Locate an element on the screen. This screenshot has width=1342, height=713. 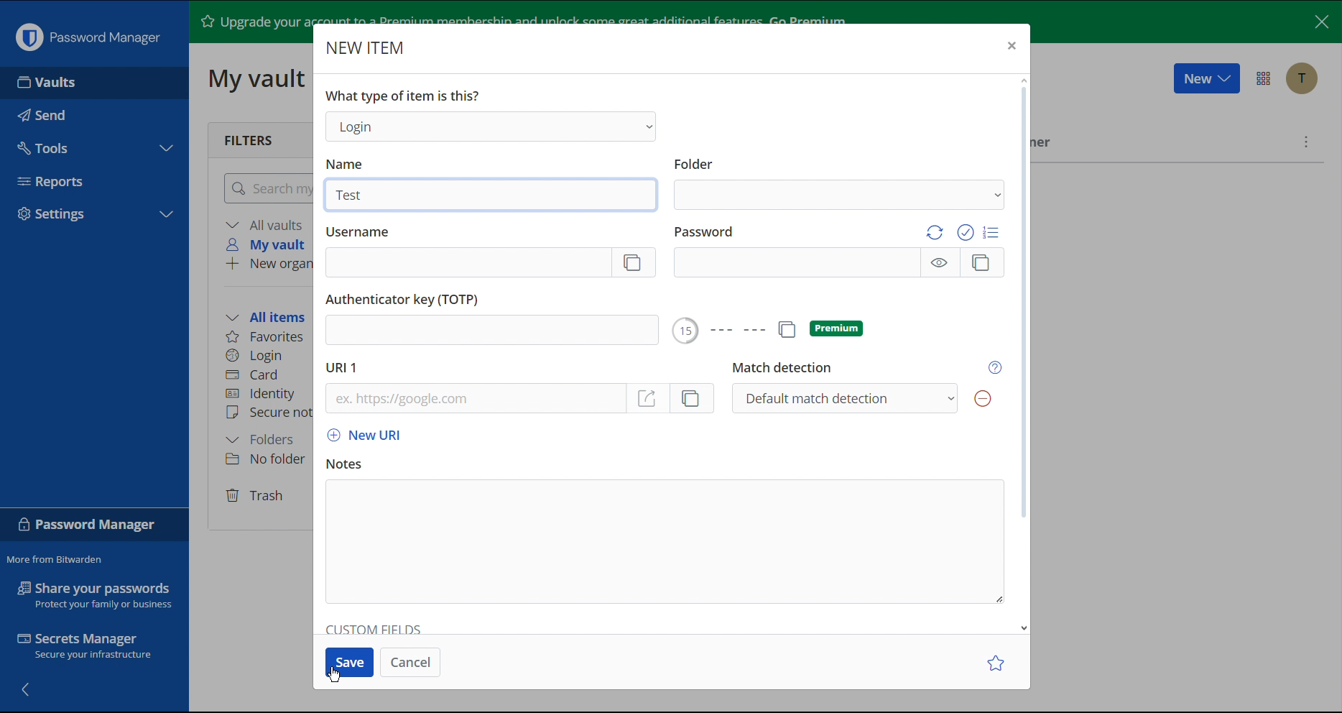
All items is located at coordinates (265, 318).